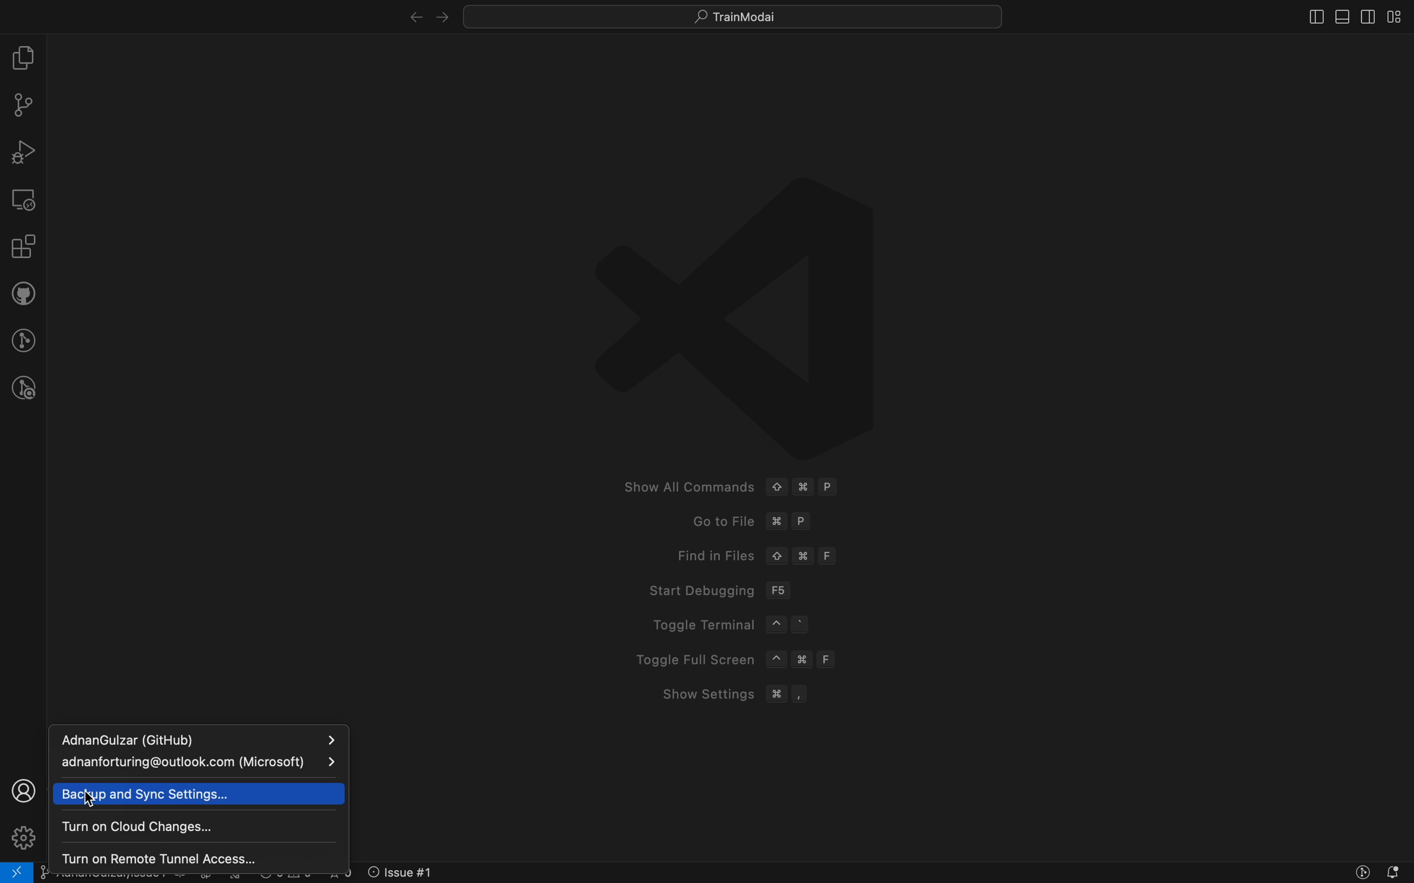 This screenshot has height=883, width=1414. Describe the element at coordinates (441, 14) in the screenshot. I see `left arrow` at that location.